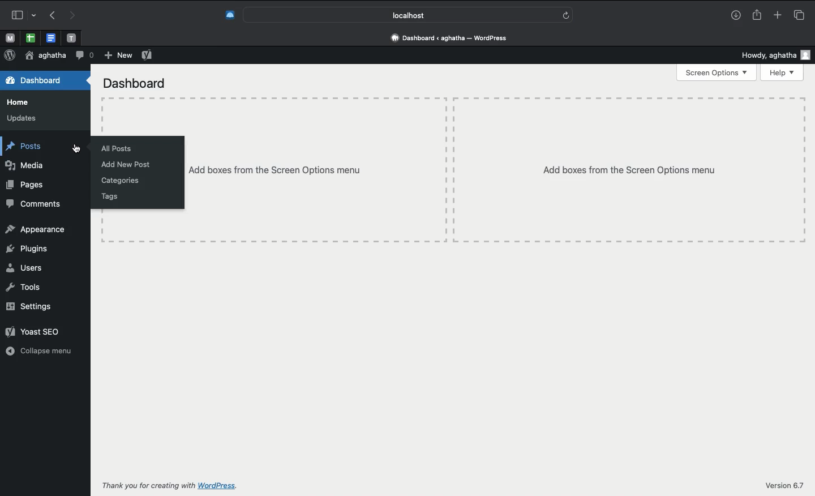 Image resolution: width=815 pixels, height=496 pixels. Describe the element at coordinates (24, 147) in the screenshot. I see `Posts` at that location.